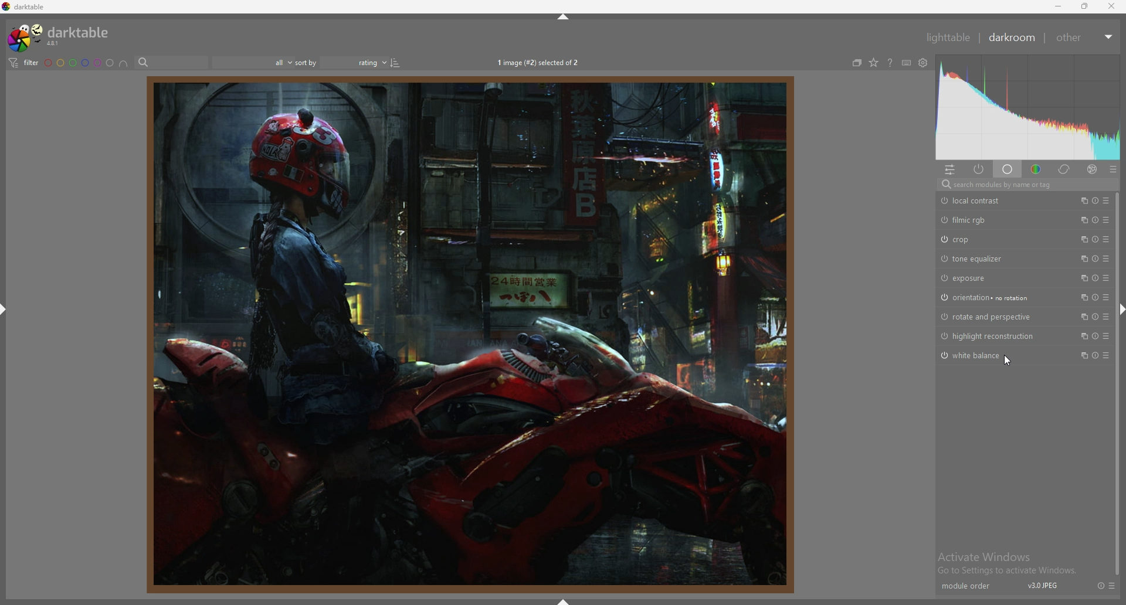 The width and height of the screenshot is (1126, 605). What do you see at coordinates (1083, 298) in the screenshot?
I see `multiple instances action` at bounding box center [1083, 298].